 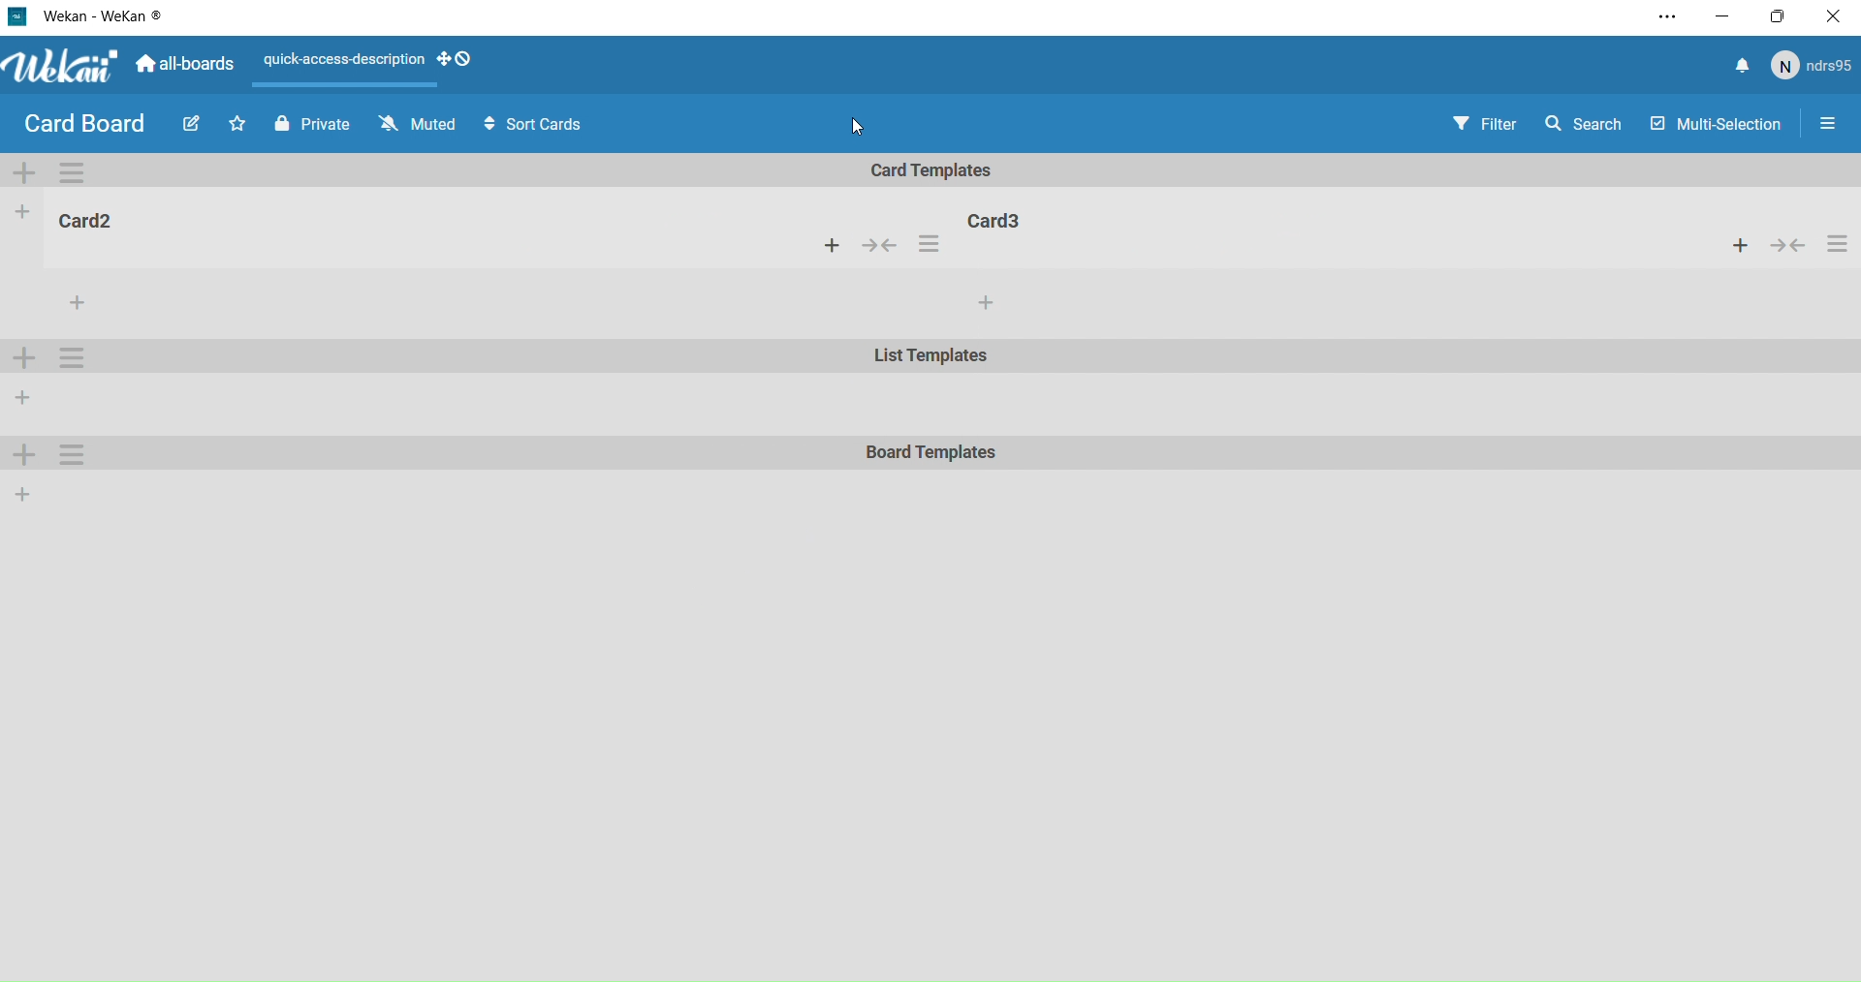 What do you see at coordinates (18, 456) in the screenshot?
I see `add` at bounding box center [18, 456].